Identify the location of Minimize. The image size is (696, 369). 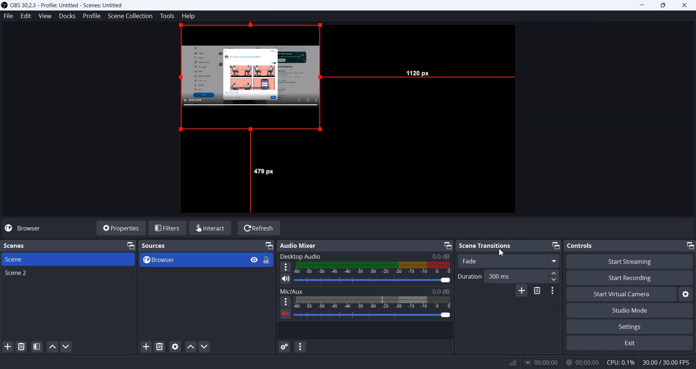
(269, 246).